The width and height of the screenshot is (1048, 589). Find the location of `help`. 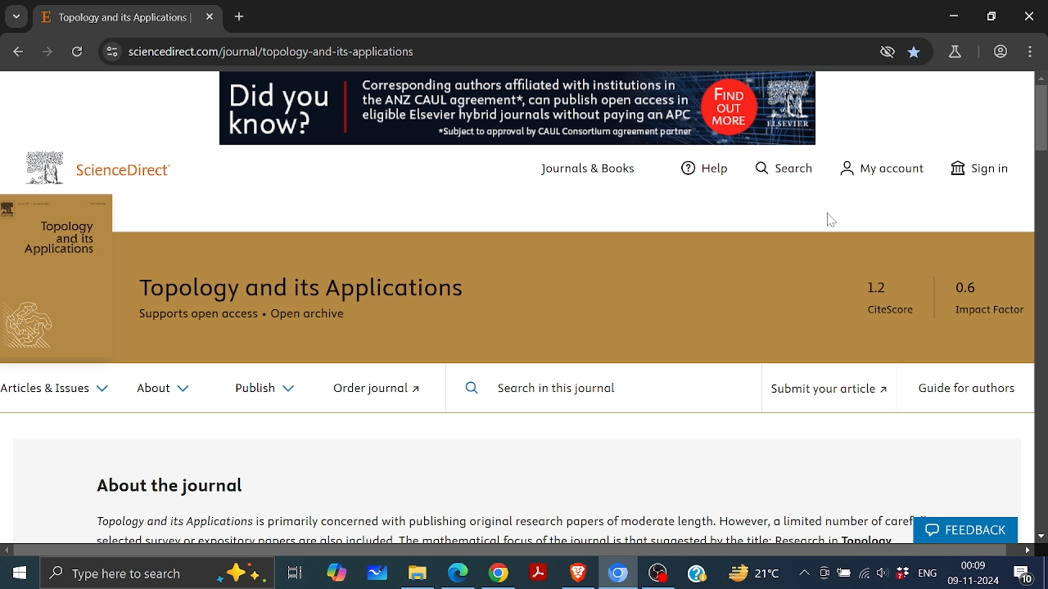

help is located at coordinates (707, 173).